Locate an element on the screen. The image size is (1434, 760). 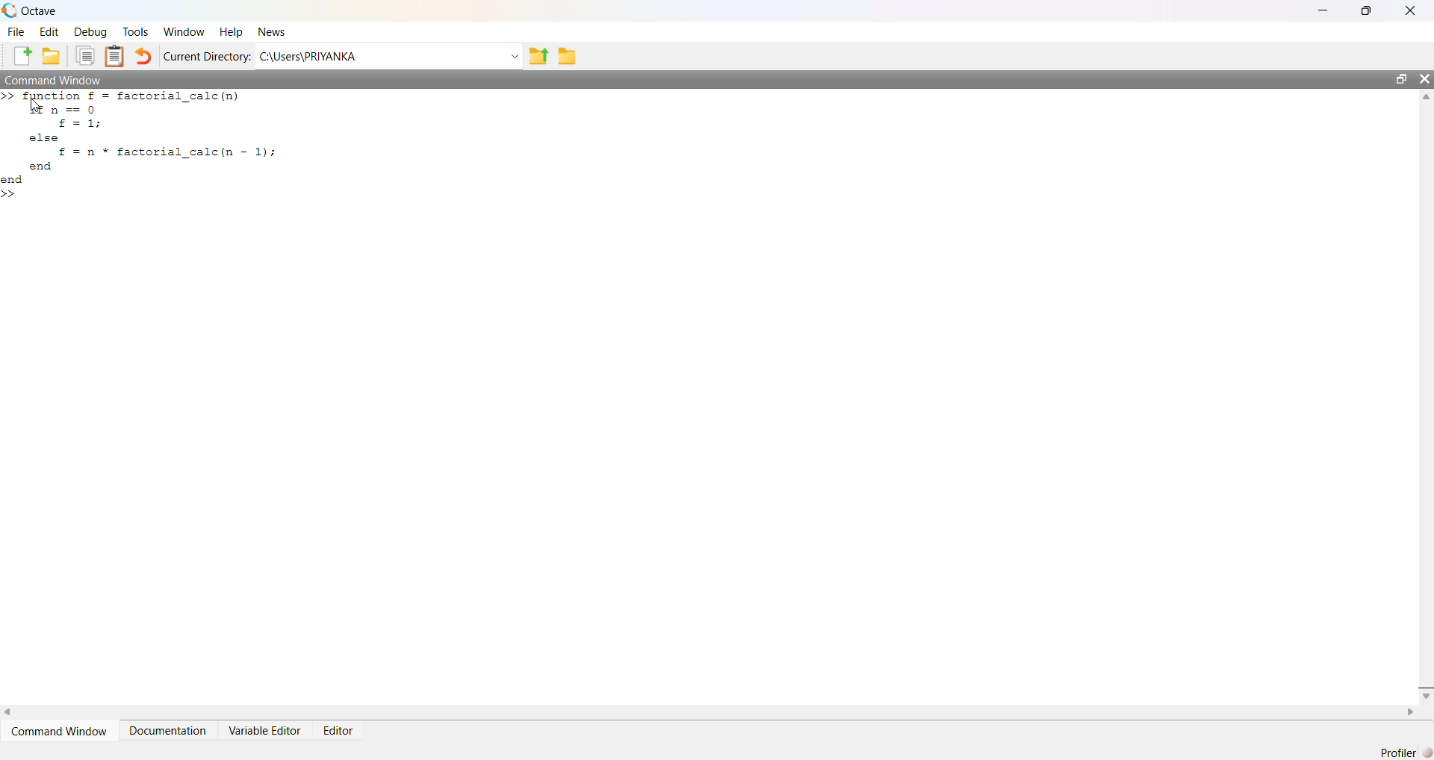
file is located at coordinates (18, 31).